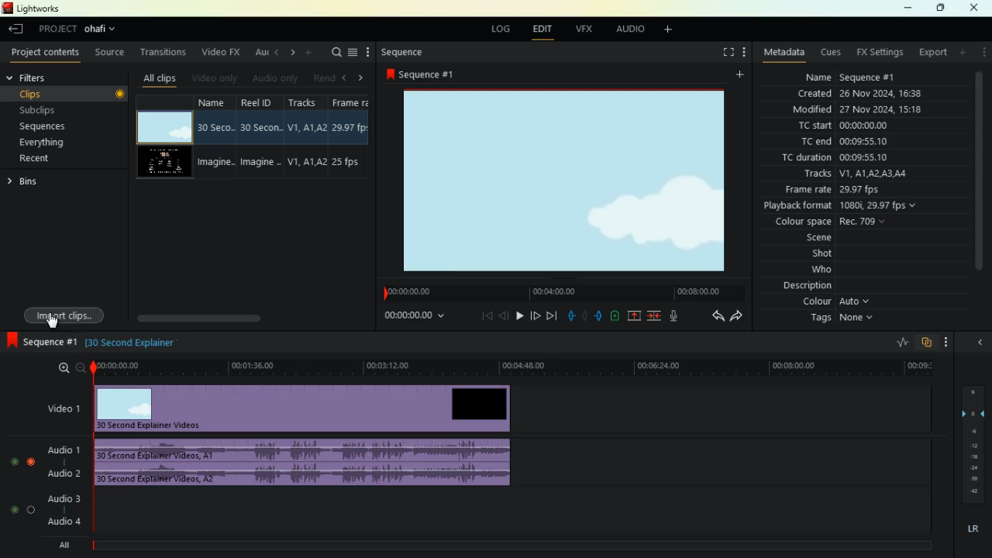 This screenshot has width=992, height=558. What do you see at coordinates (277, 51) in the screenshot?
I see `left` at bounding box center [277, 51].